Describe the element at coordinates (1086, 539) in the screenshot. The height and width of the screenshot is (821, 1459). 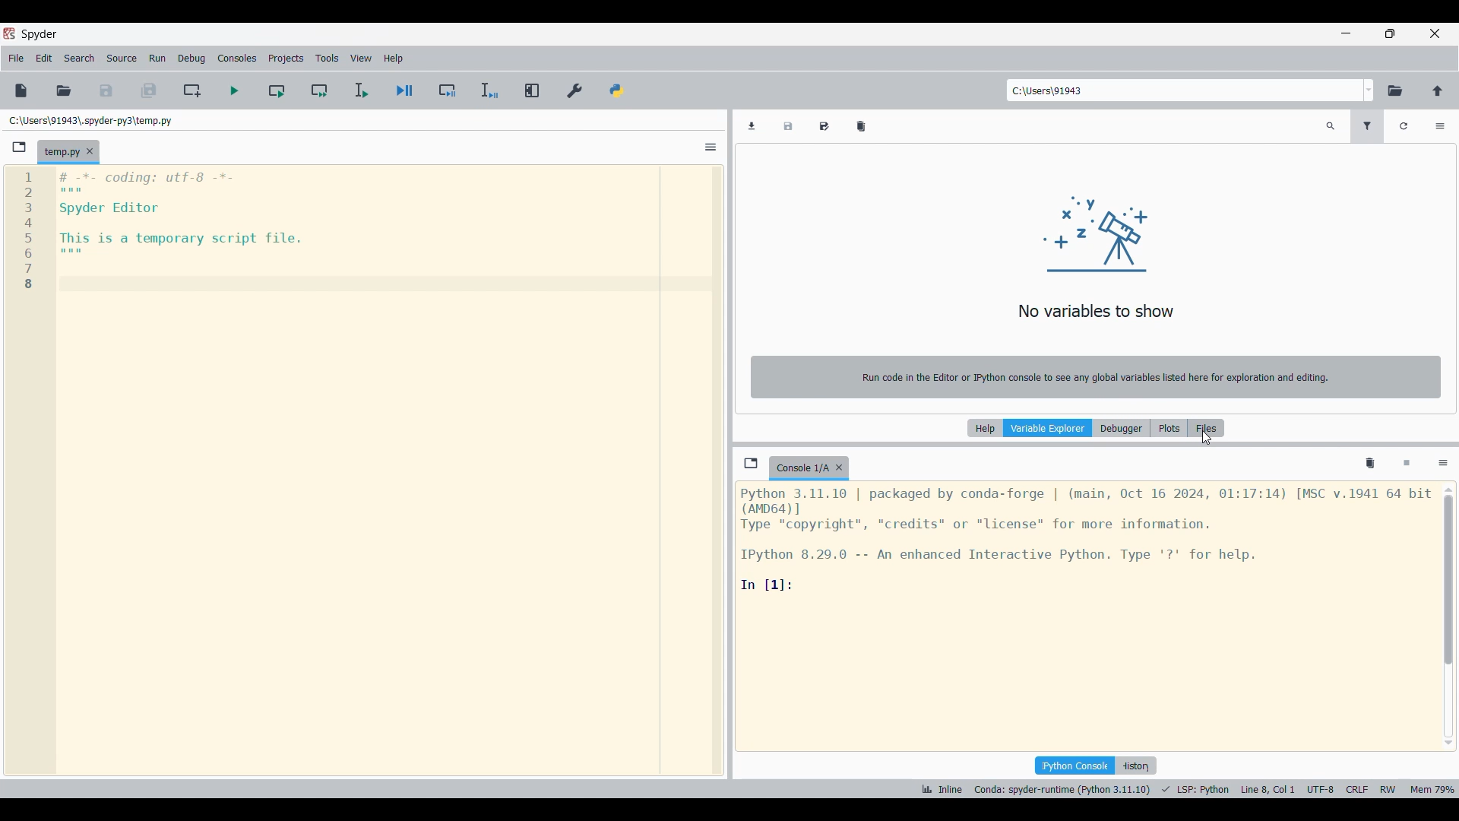
I see `Code details` at that location.